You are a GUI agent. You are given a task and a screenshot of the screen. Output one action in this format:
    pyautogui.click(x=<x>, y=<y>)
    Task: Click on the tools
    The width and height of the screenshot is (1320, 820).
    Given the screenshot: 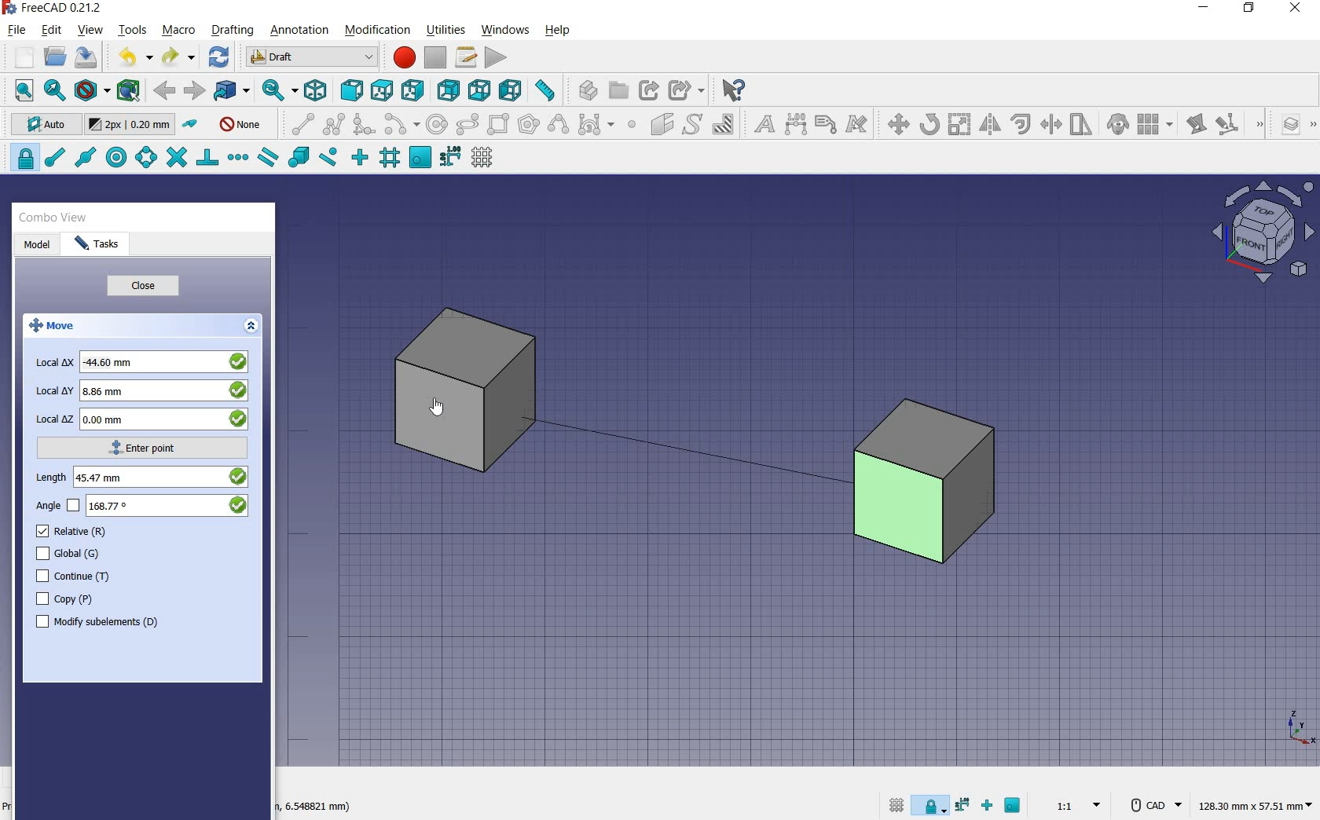 What is the action you would take?
    pyautogui.click(x=134, y=31)
    